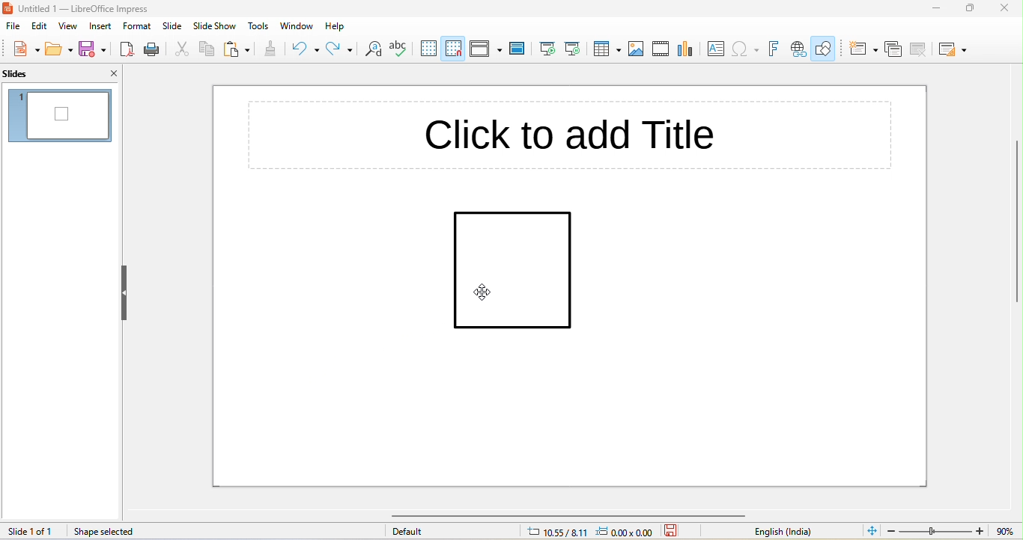 Image resolution: width=1023 pixels, height=540 pixels. Describe the element at coordinates (259, 25) in the screenshot. I see `tools` at that location.